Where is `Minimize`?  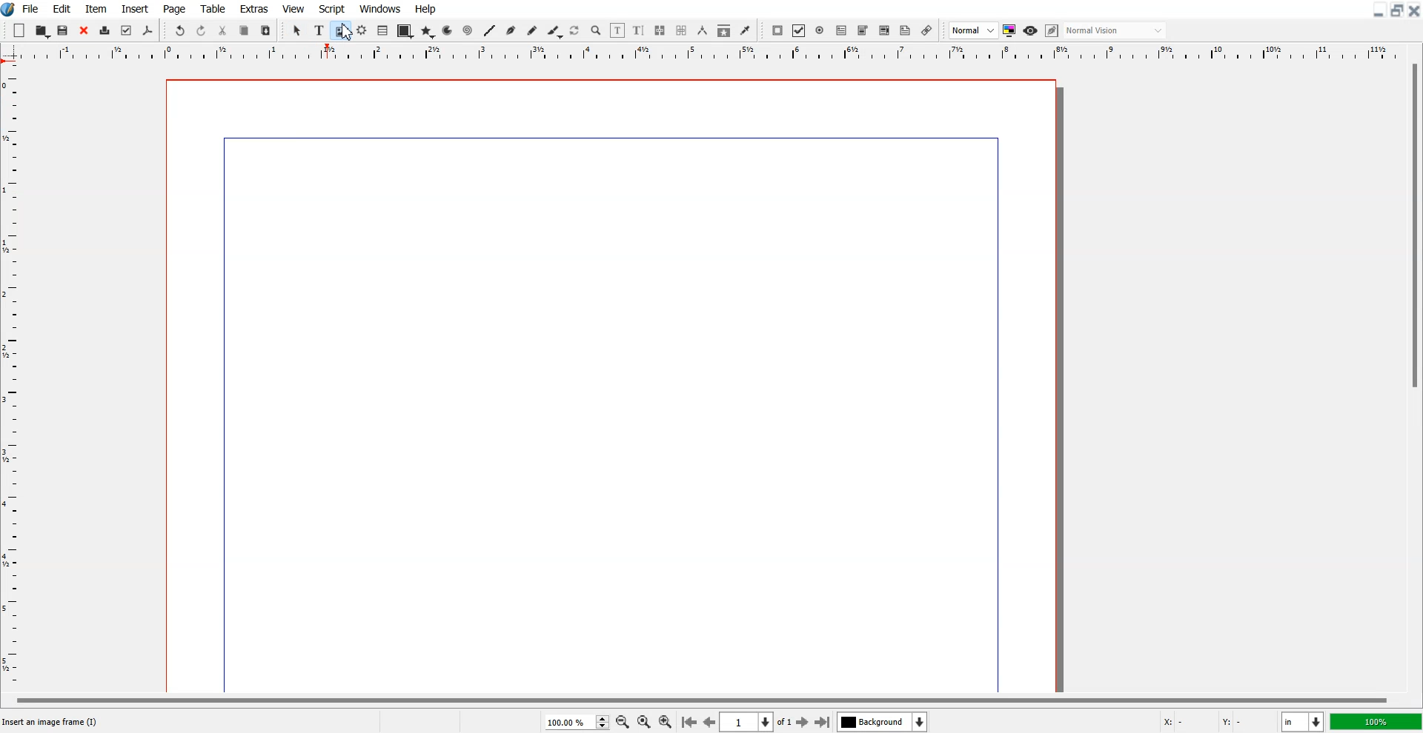 Minimize is located at coordinates (1377, 10).